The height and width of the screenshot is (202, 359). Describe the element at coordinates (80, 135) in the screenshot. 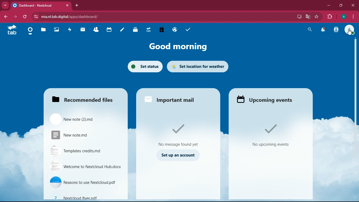

I see `file` at that location.